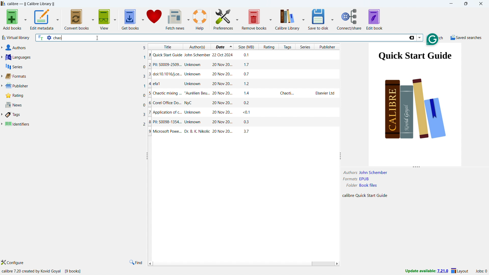 The width and height of the screenshot is (489, 275). Describe the element at coordinates (75, 86) in the screenshot. I see `publisher` at that location.